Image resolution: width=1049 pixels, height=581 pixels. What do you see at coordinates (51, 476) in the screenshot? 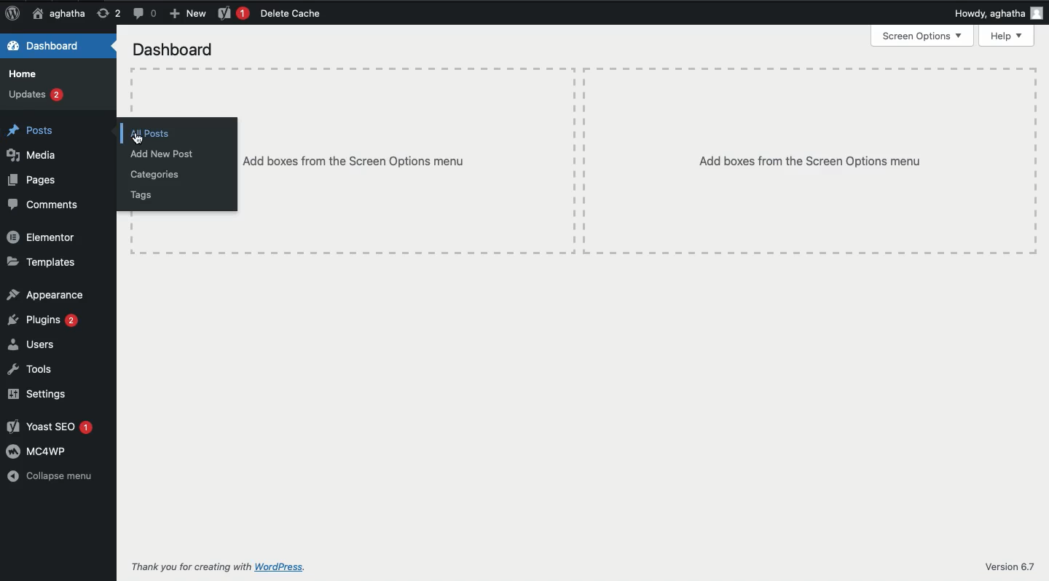
I see `Collapse menu` at bounding box center [51, 476].